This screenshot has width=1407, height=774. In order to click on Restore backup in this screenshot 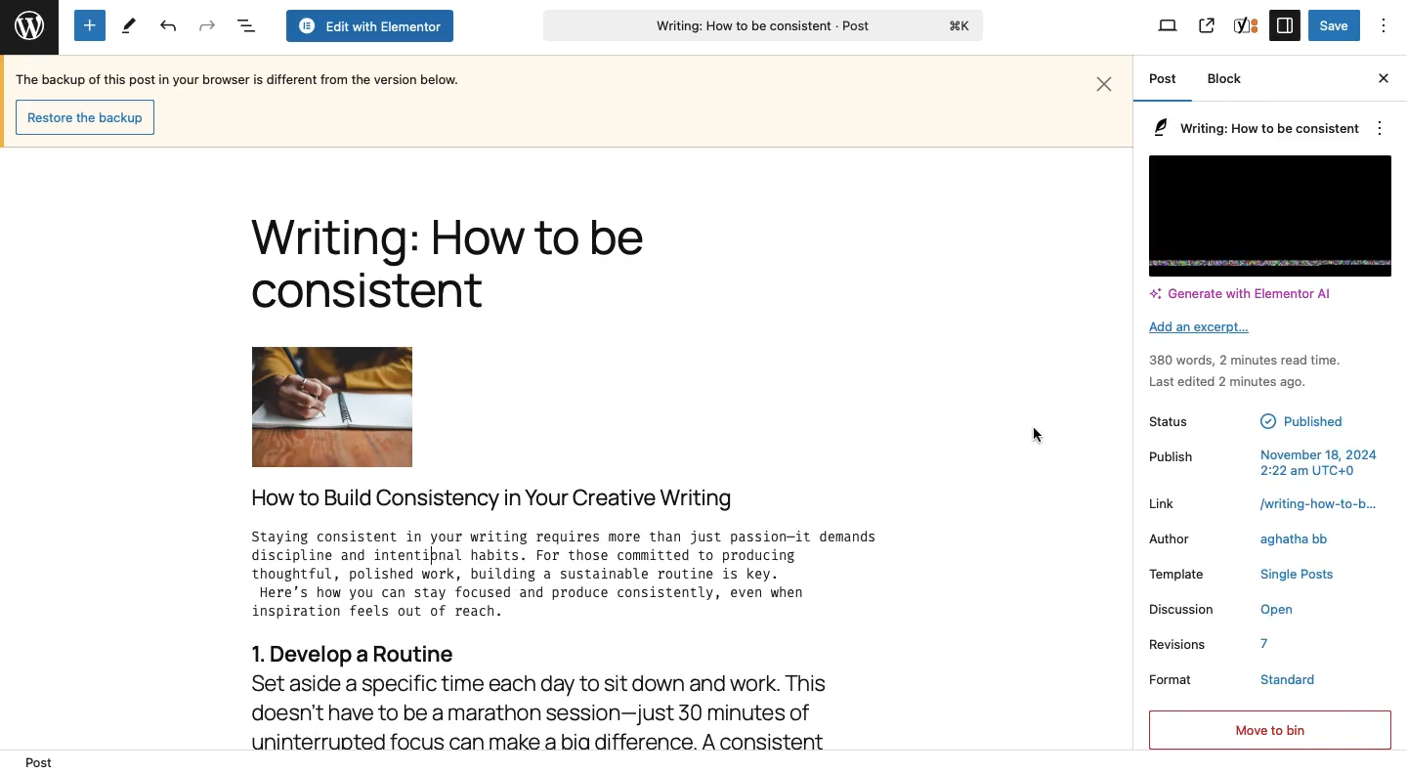, I will do `click(83, 116)`.